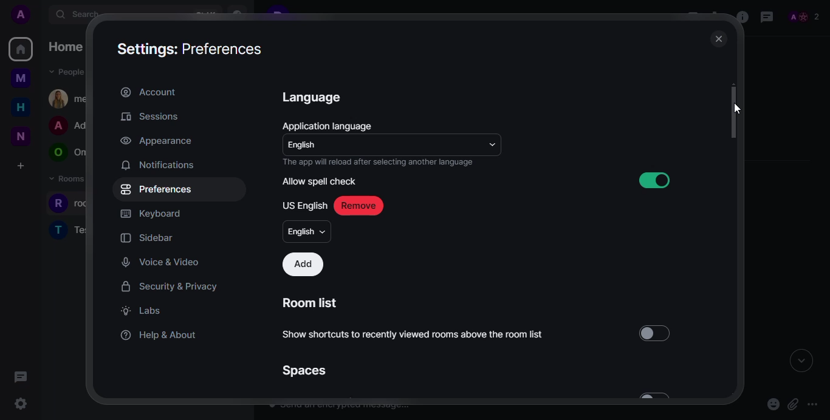  I want to click on sessions, so click(149, 117).